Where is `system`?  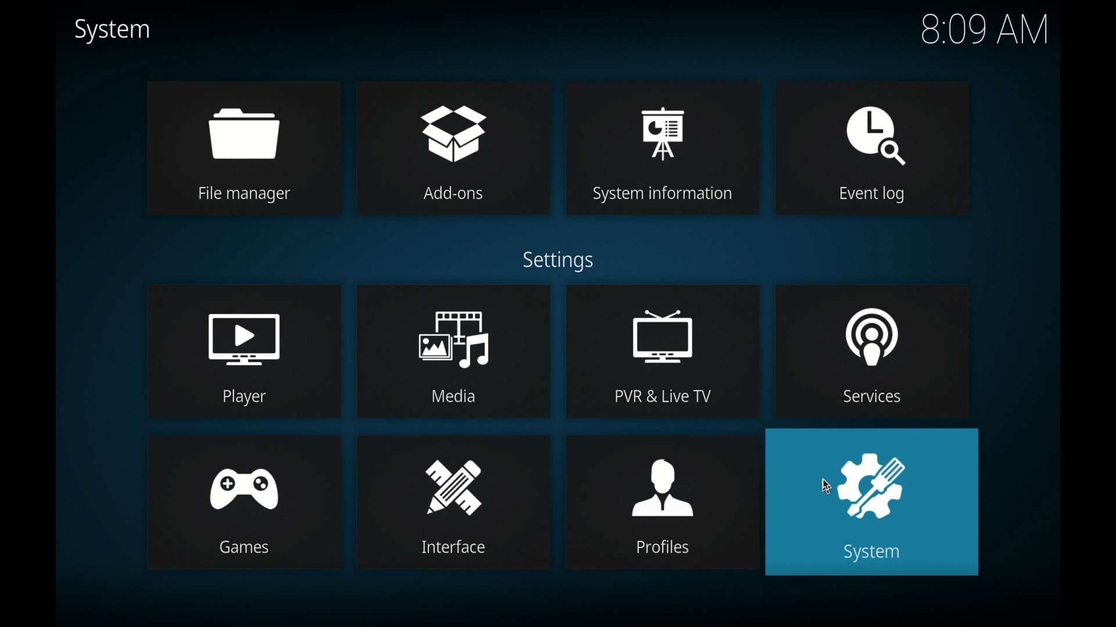 system is located at coordinates (875, 503).